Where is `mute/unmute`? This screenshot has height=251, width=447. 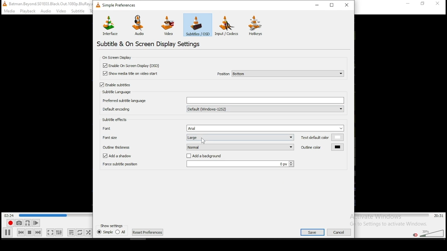 mute/unmute is located at coordinates (416, 235).